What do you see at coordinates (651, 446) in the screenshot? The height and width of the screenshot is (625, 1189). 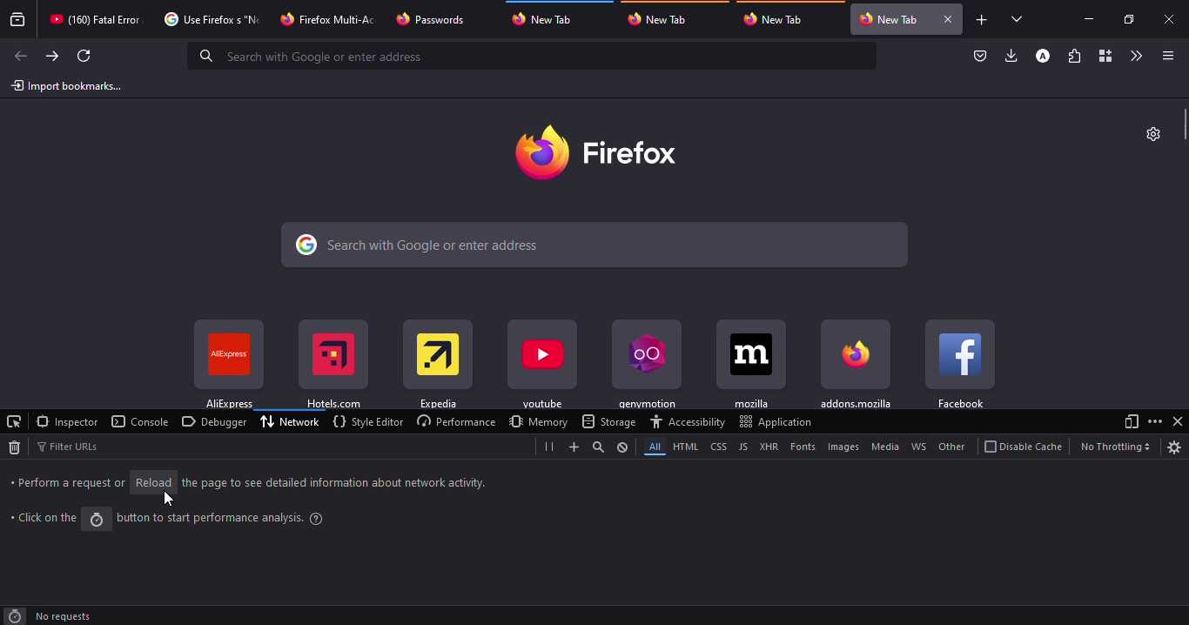 I see `all` at bounding box center [651, 446].